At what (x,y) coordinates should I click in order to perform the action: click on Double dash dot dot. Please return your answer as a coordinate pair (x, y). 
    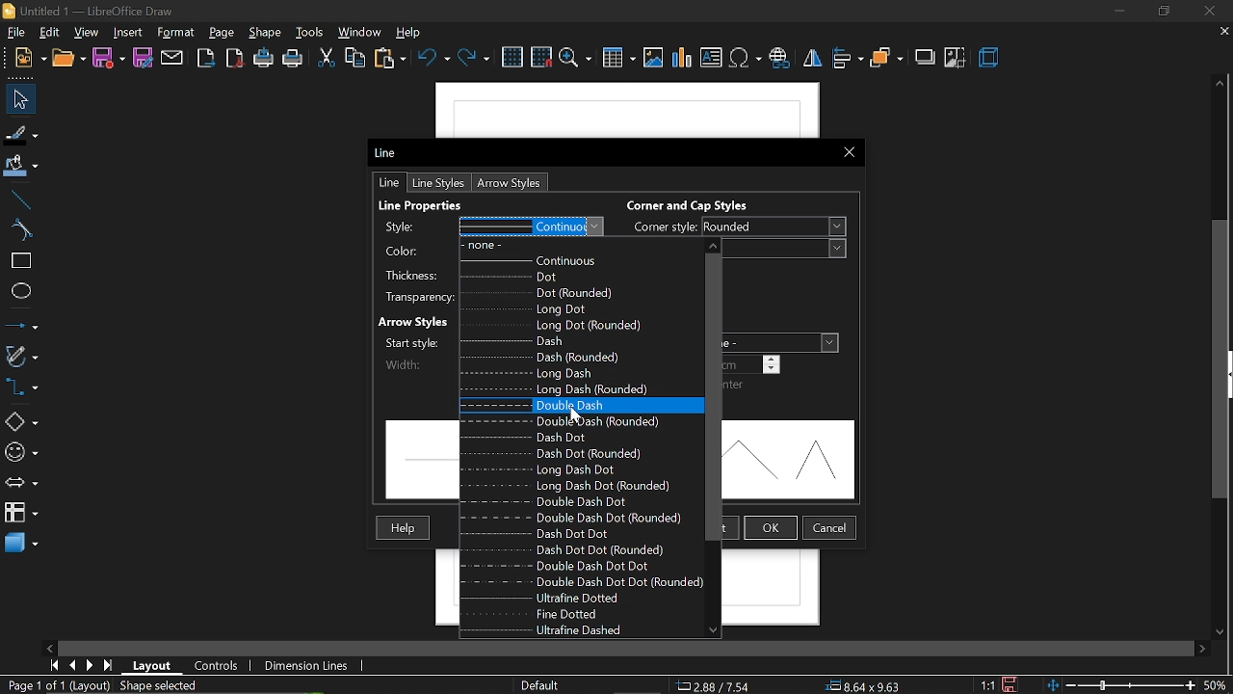
    Looking at the image, I should click on (574, 565).